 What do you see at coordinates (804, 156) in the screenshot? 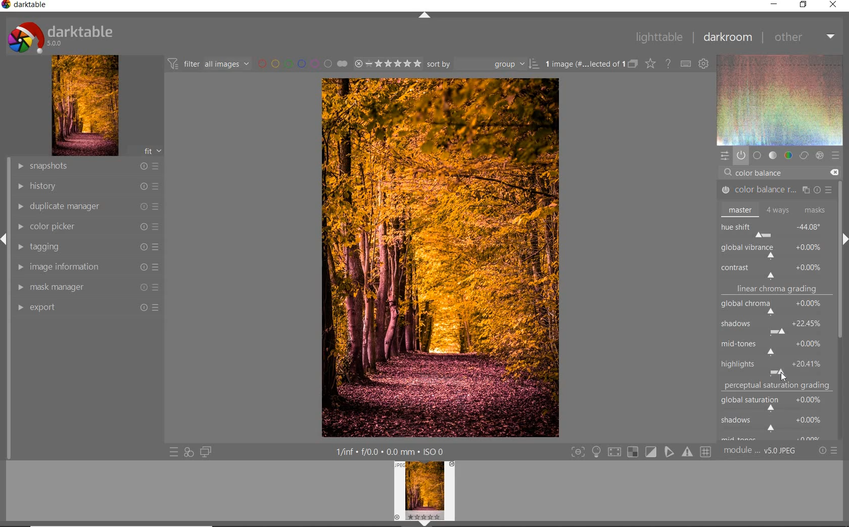
I see `correct` at bounding box center [804, 156].